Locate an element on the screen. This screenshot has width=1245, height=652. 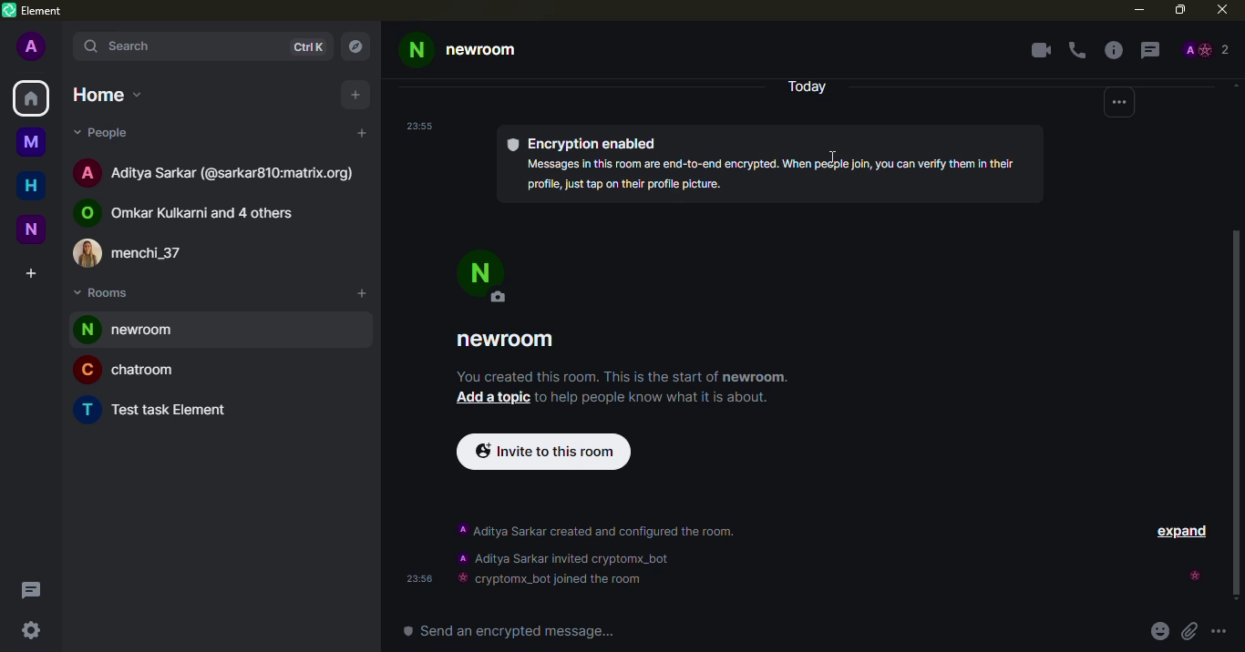
more is located at coordinates (1118, 105).